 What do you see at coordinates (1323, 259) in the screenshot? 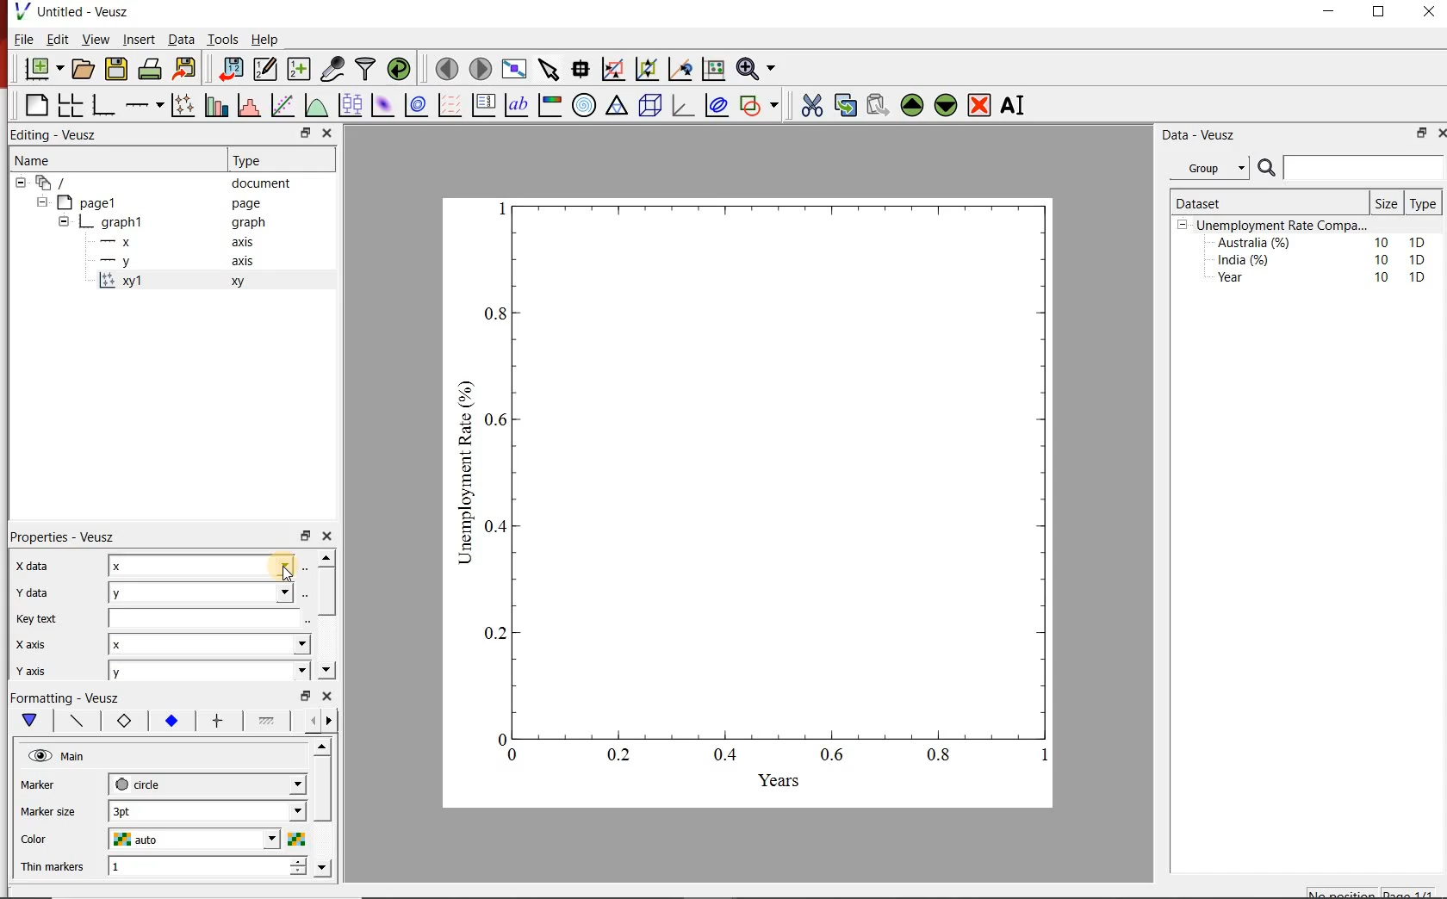
I see `India (%) 10 1D` at bounding box center [1323, 259].